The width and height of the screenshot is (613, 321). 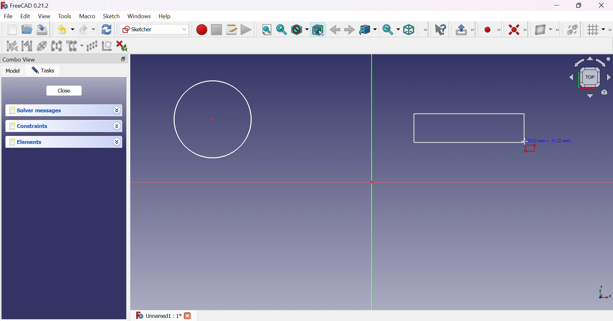 What do you see at coordinates (595, 29) in the screenshot?
I see `Toggle grid` at bounding box center [595, 29].